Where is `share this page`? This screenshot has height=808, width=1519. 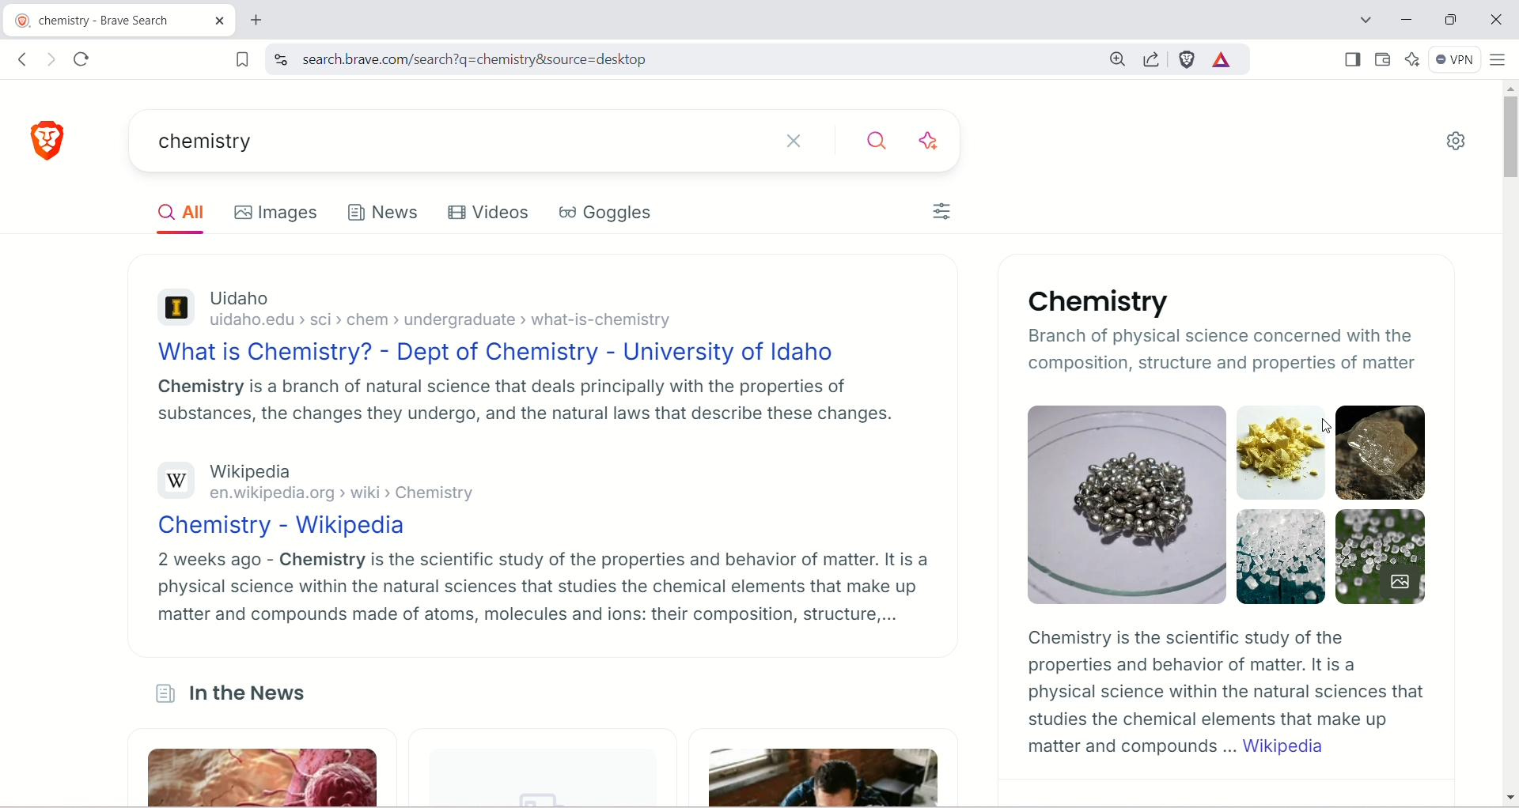
share this page is located at coordinates (1151, 59).